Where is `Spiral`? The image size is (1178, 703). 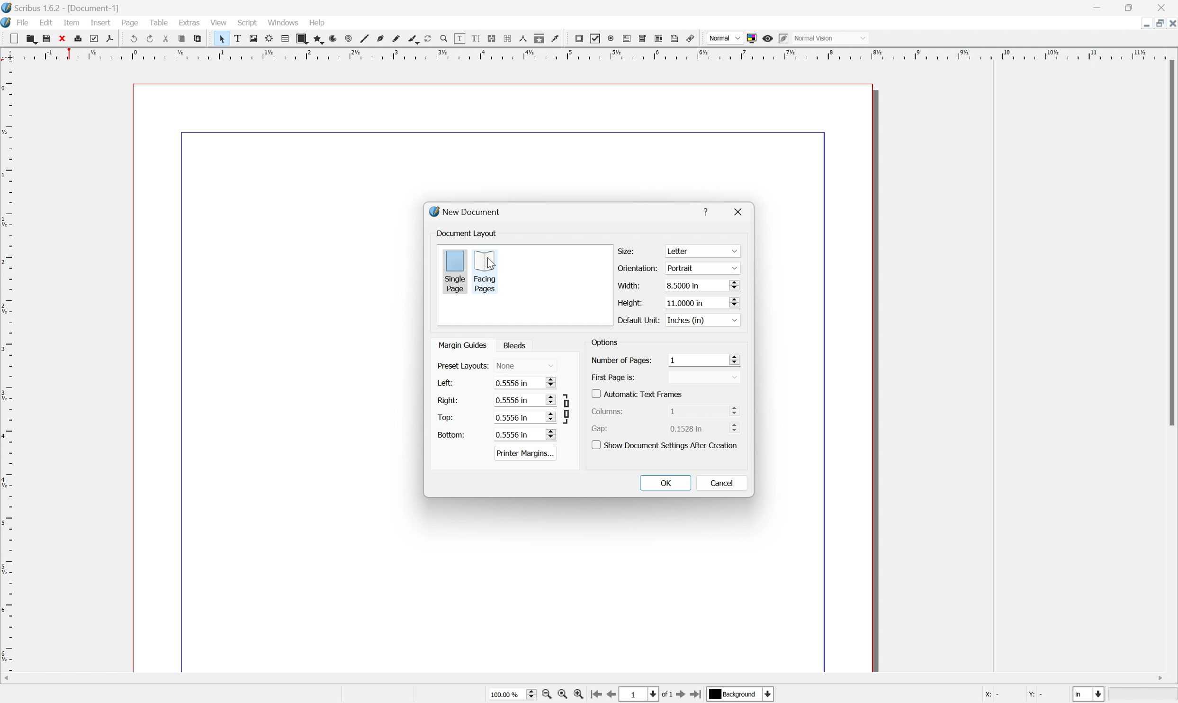 Spiral is located at coordinates (347, 39).